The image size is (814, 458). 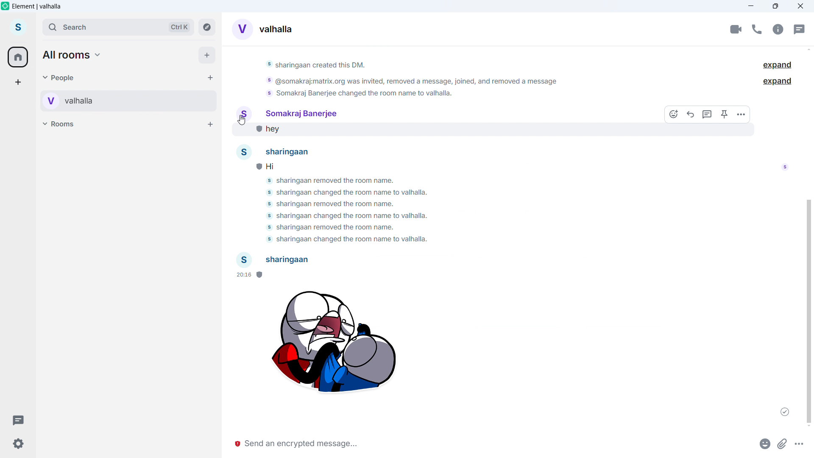 I want to click on Maximize, so click(x=776, y=6).